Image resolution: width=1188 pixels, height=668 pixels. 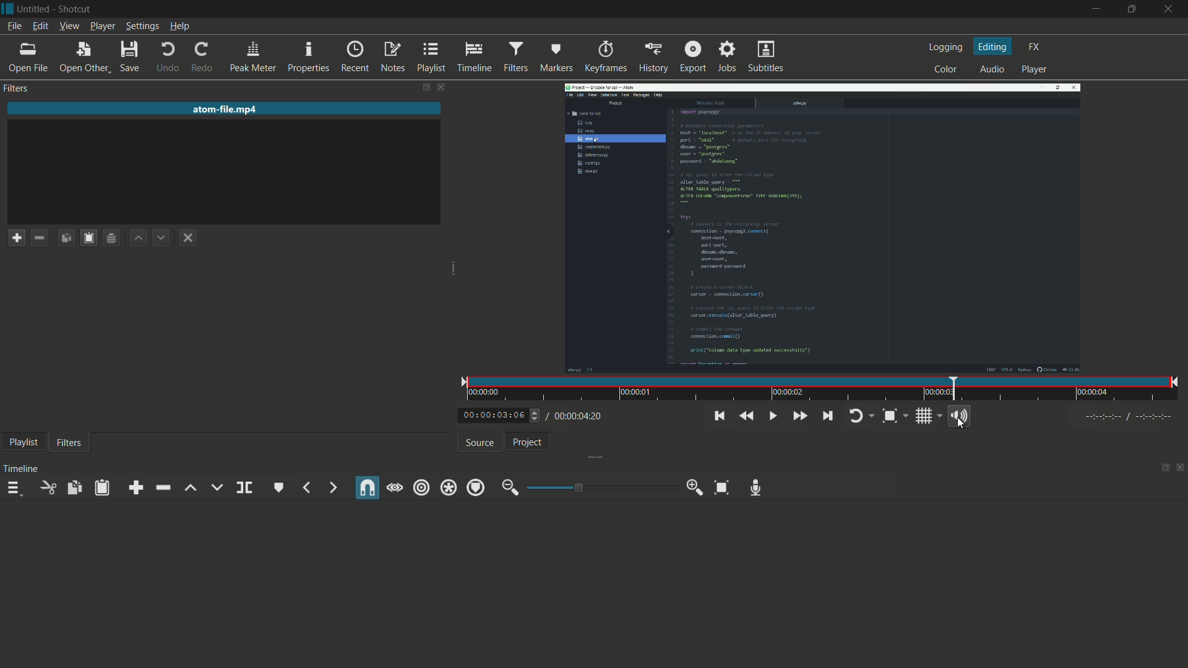 What do you see at coordinates (577, 417) in the screenshot?
I see `00:00:04:20` at bounding box center [577, 417].